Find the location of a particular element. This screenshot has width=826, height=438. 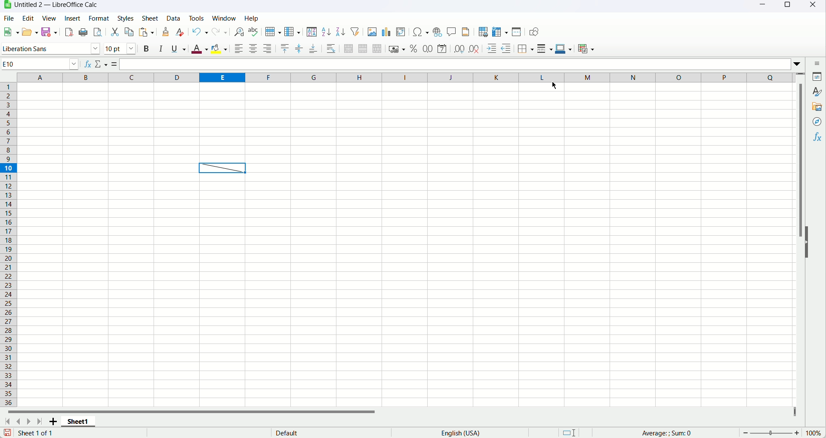

Tools is located at coordinates (195, 18).